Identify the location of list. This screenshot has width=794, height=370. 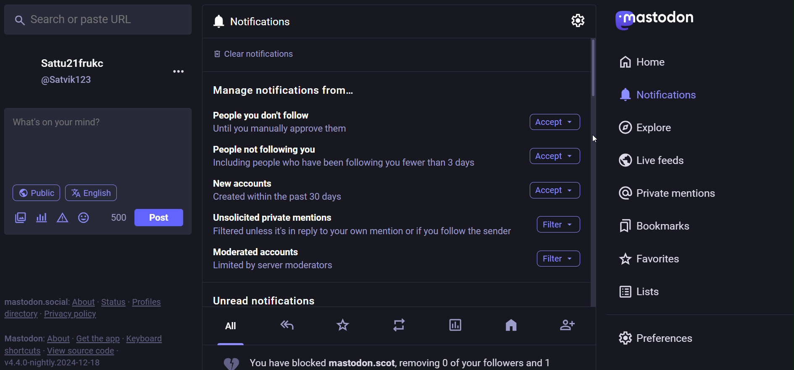
(641, 291).